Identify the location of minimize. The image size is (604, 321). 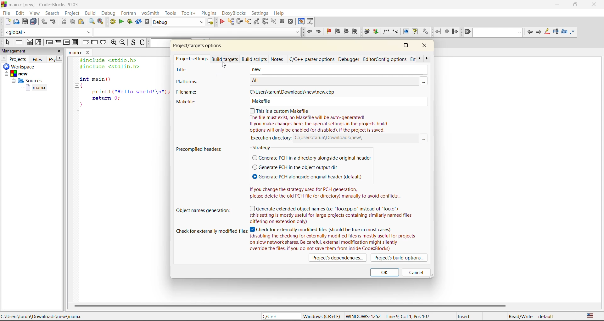
(390, 45).